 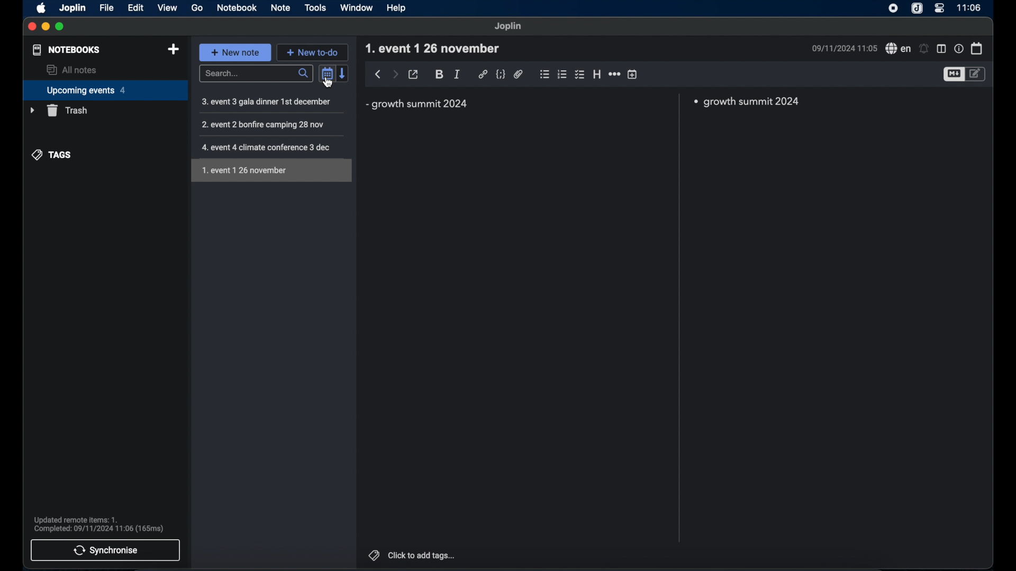 I want to click on italic, so click(x=457, y=74).